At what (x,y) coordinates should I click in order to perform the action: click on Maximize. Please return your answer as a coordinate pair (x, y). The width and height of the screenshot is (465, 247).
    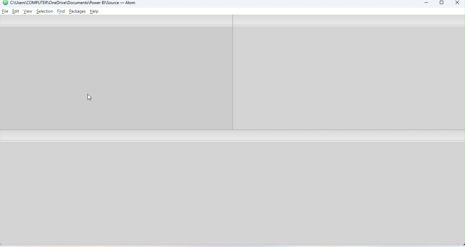
    Looking at the image, I should click on (442, 4).